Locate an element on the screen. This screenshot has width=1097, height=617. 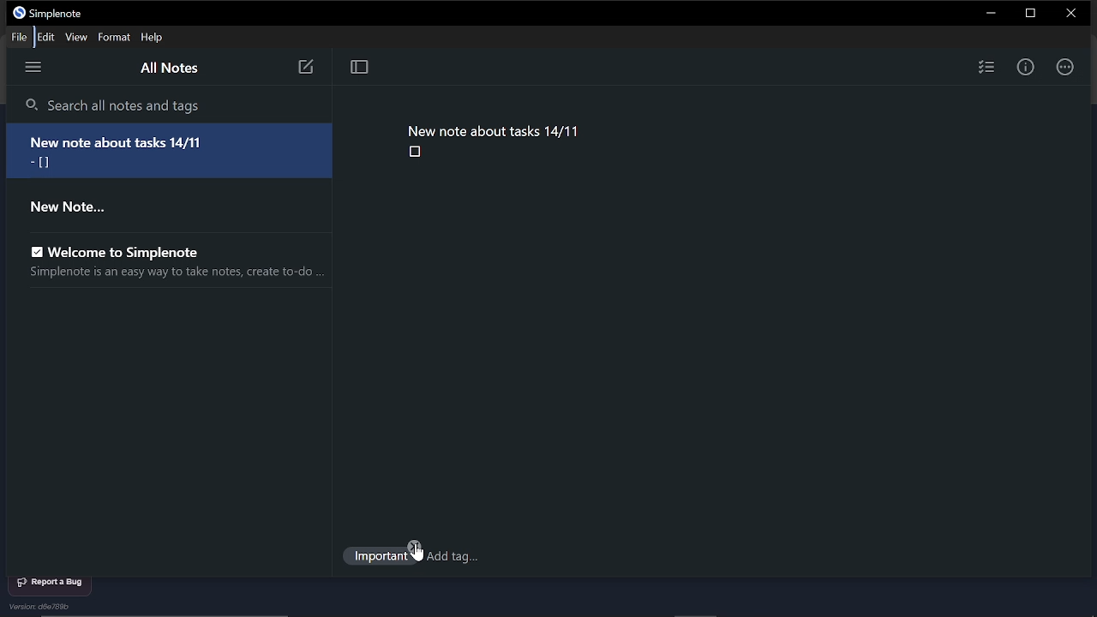
Close  is located at coordinates (1074, 15).